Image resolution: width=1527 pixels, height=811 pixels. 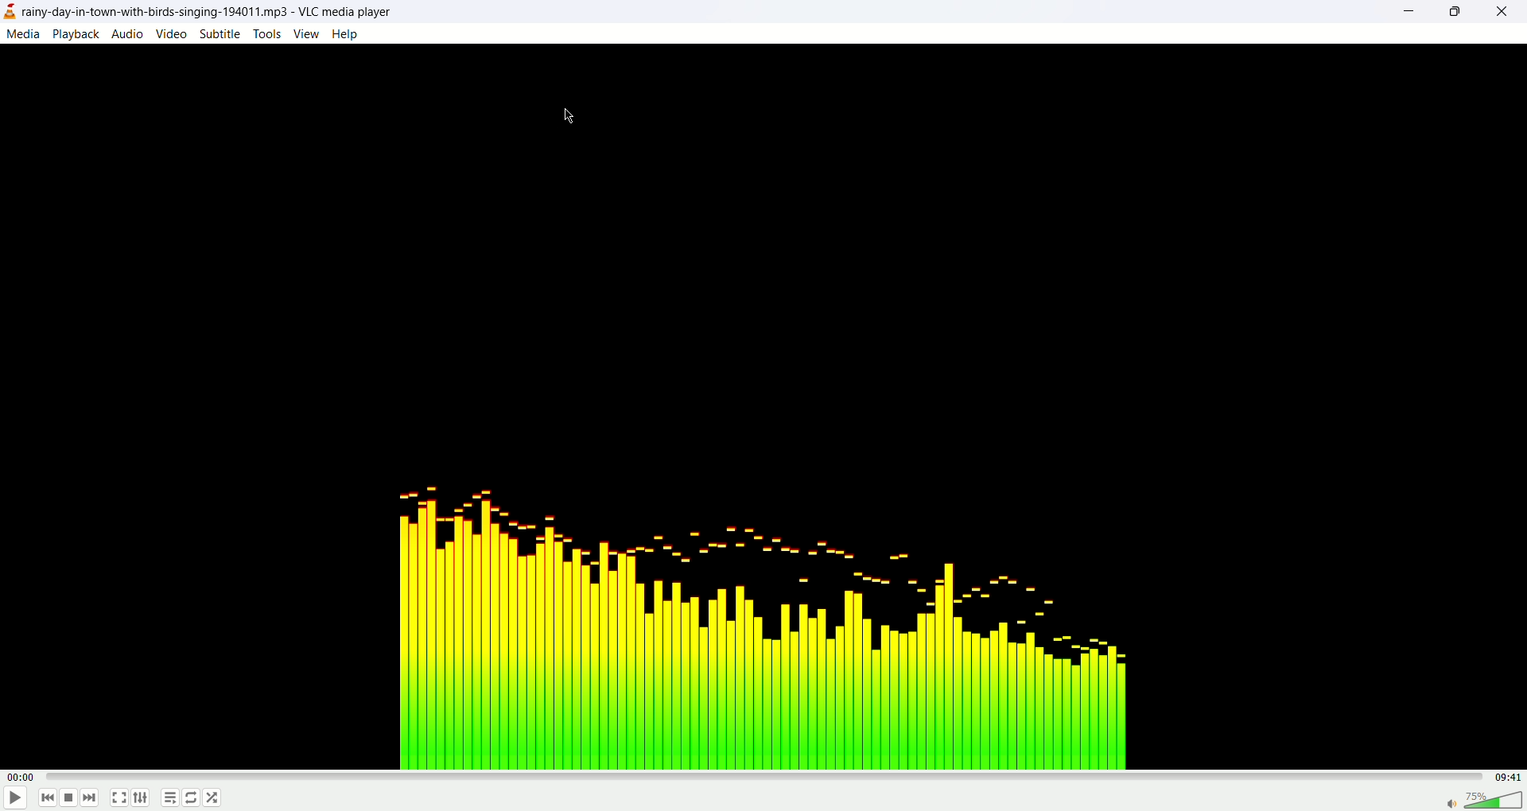 I want to click on logo, so click(x=10, y=13).